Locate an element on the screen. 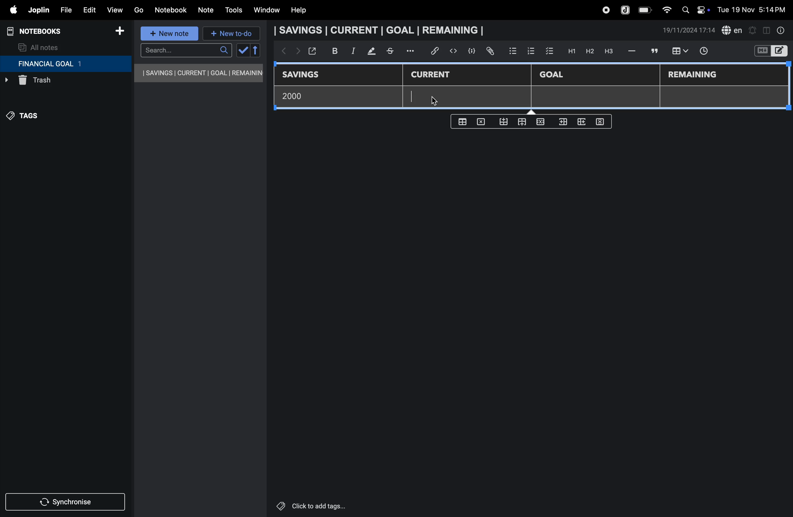 The image size is (793, 517). reverse sort order is located at coordinates (256, 50).